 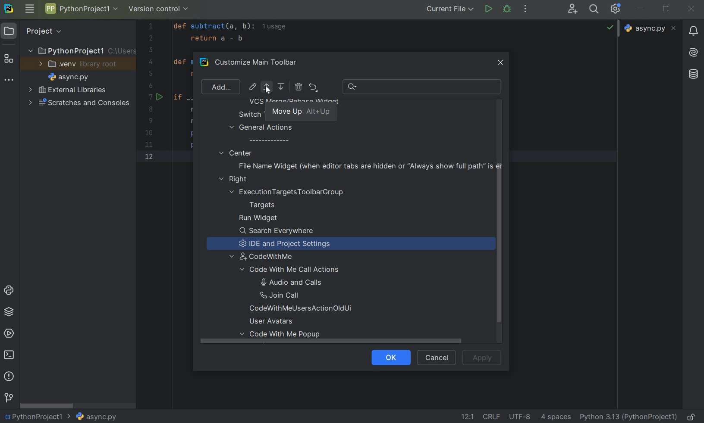 I want to click on IDE & PROJECT SETTINGS, so click(x=618, y=9).